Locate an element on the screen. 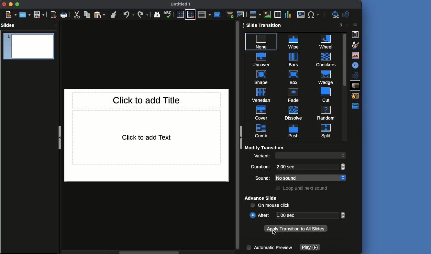 The height and width of the screenshot is (254, 431). Modify transition is located at coordinates (264, 147).